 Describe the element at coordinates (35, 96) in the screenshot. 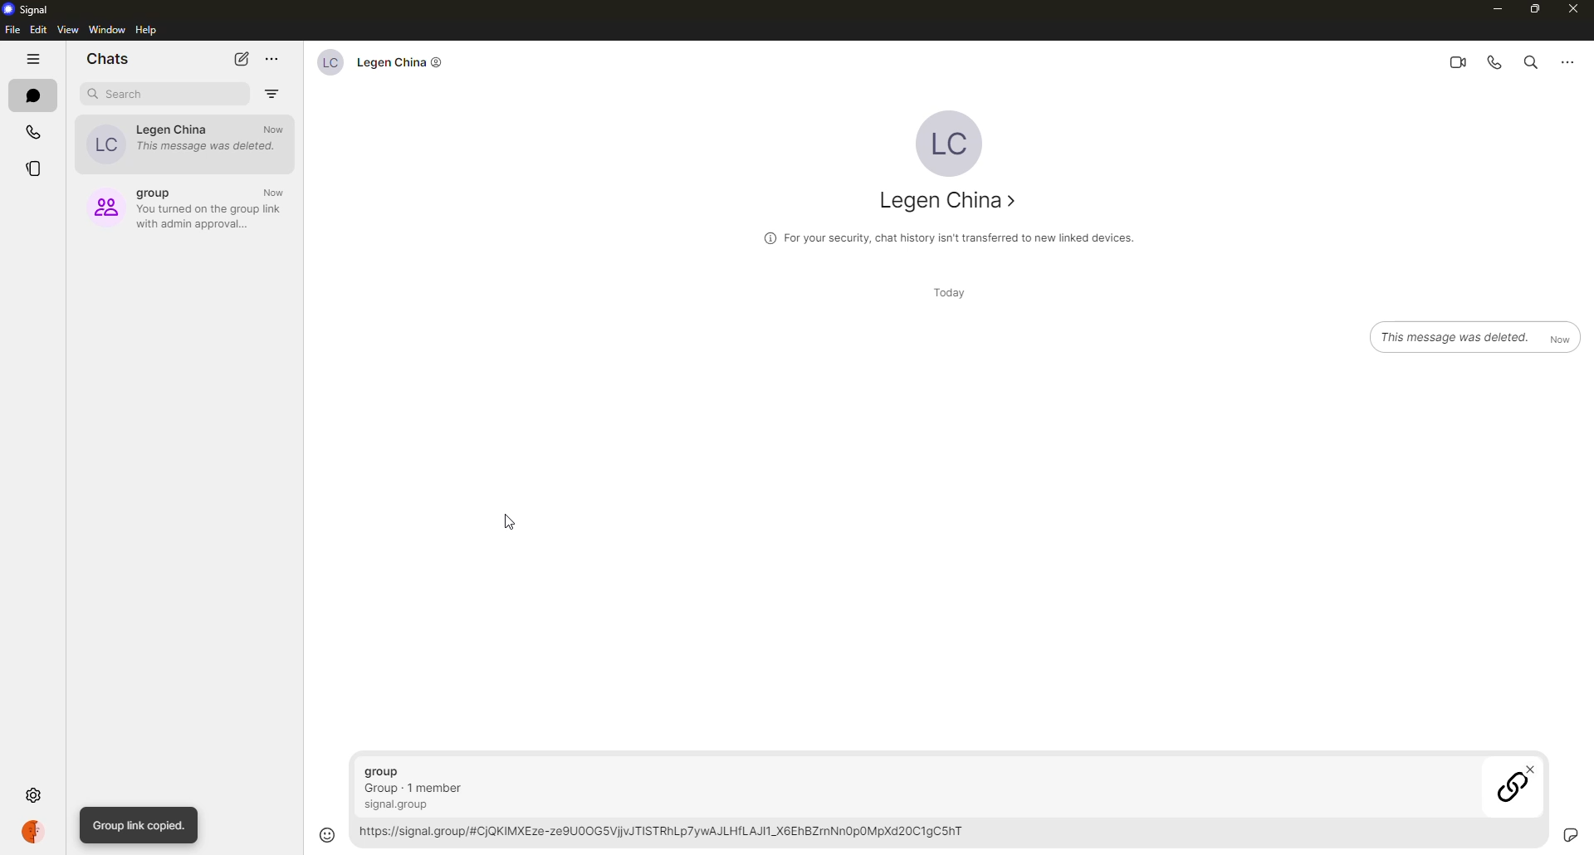

I see `chats` at that location.